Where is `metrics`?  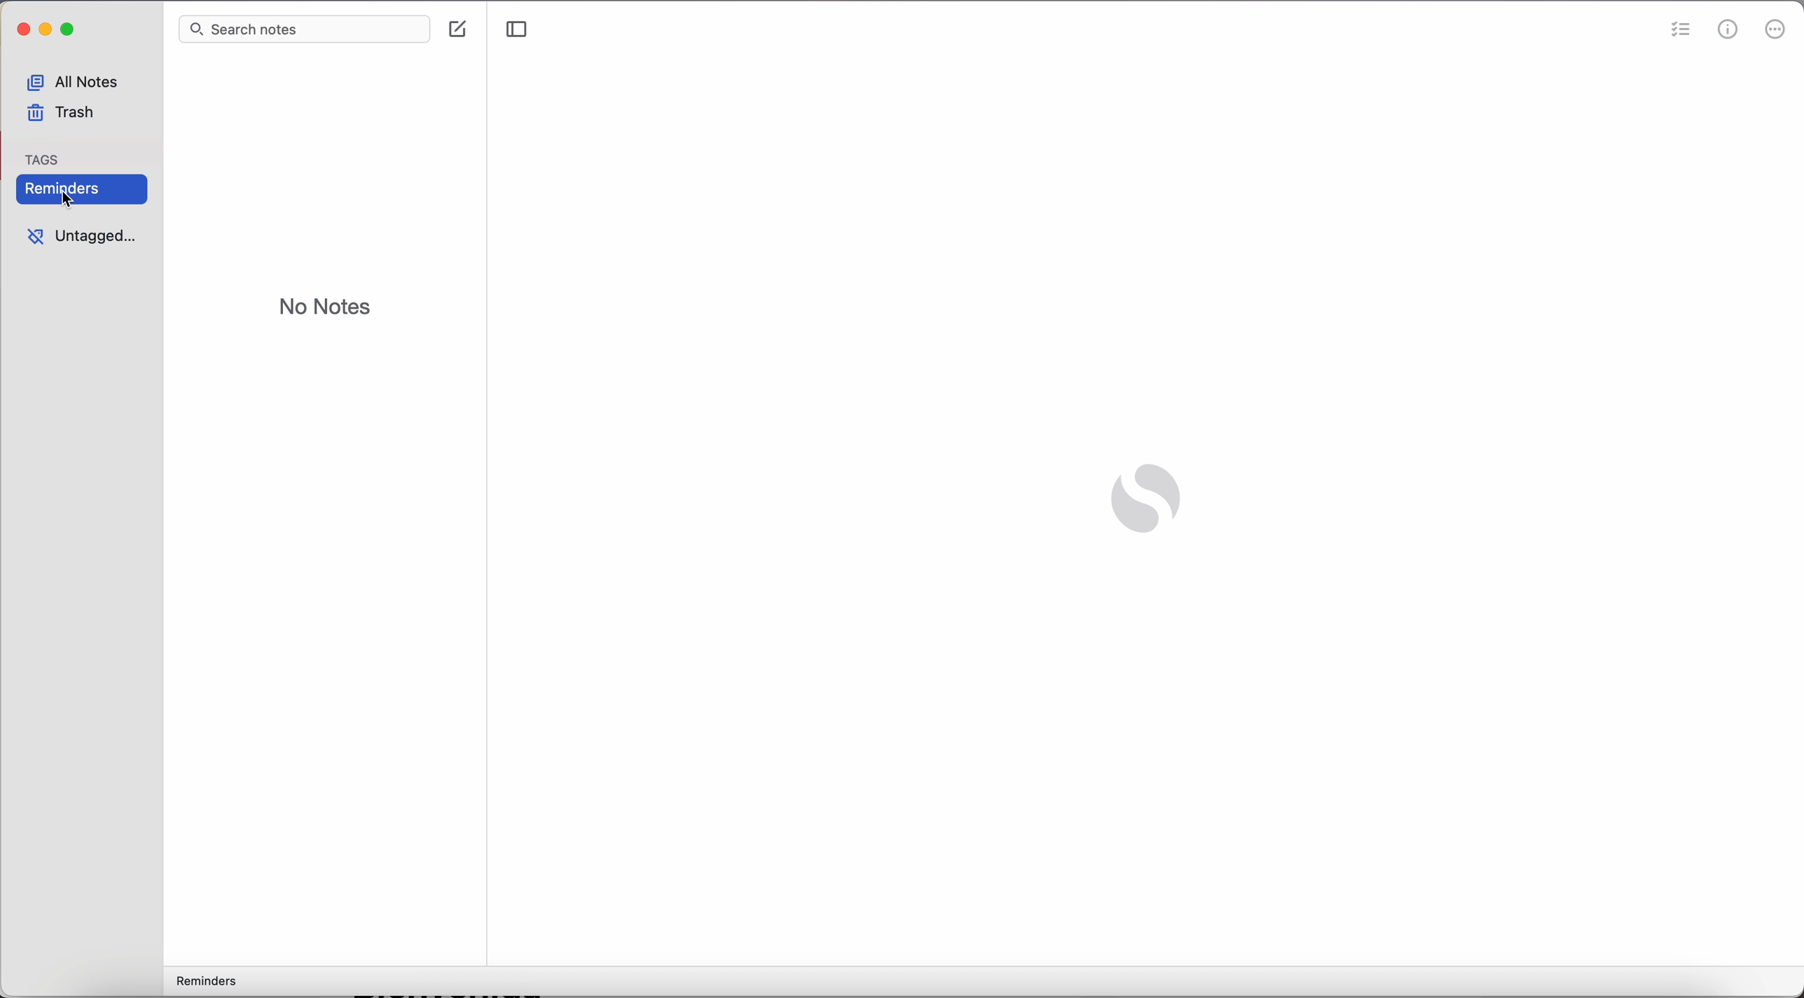
metrics is located at coordinates (1730, 31).